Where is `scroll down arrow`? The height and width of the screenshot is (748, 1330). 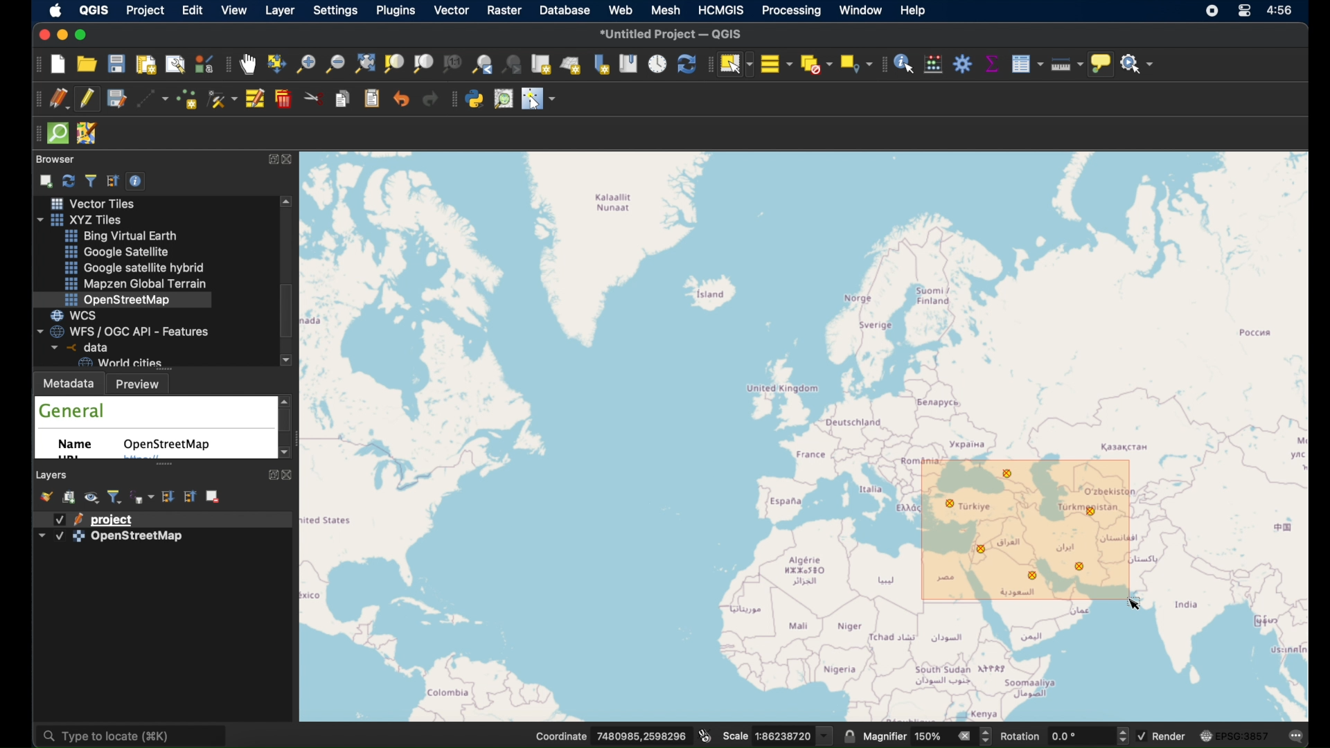 scroll down arrow is located at coordinates (287, 361).